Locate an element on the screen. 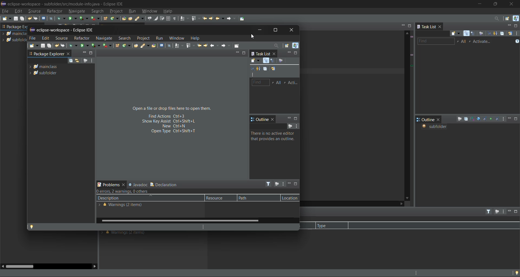  save all is located at coordinates (23, 18).